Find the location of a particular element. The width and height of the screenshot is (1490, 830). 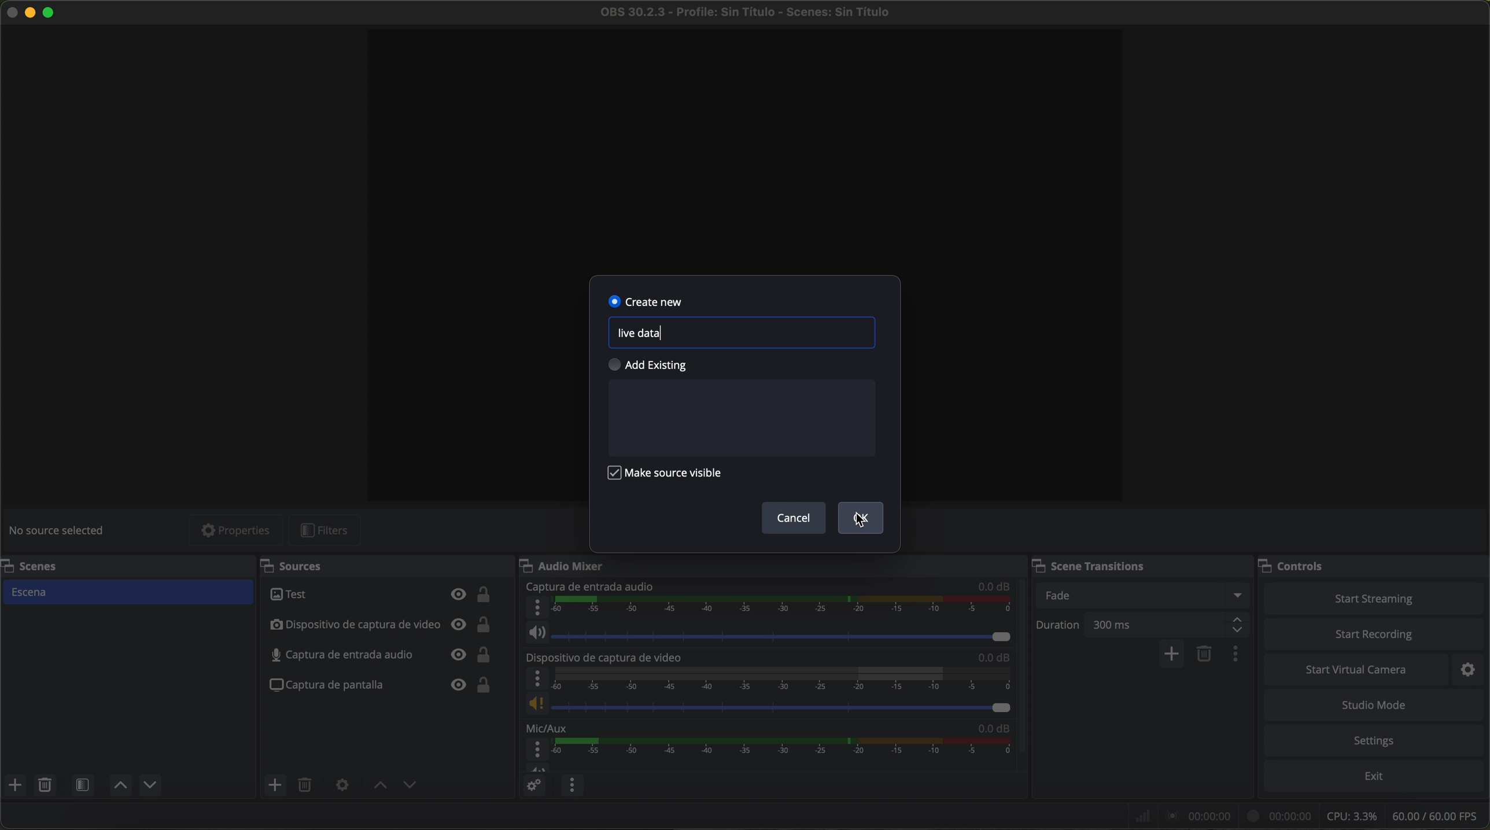

maximize program is located at coordinates (51, 14).